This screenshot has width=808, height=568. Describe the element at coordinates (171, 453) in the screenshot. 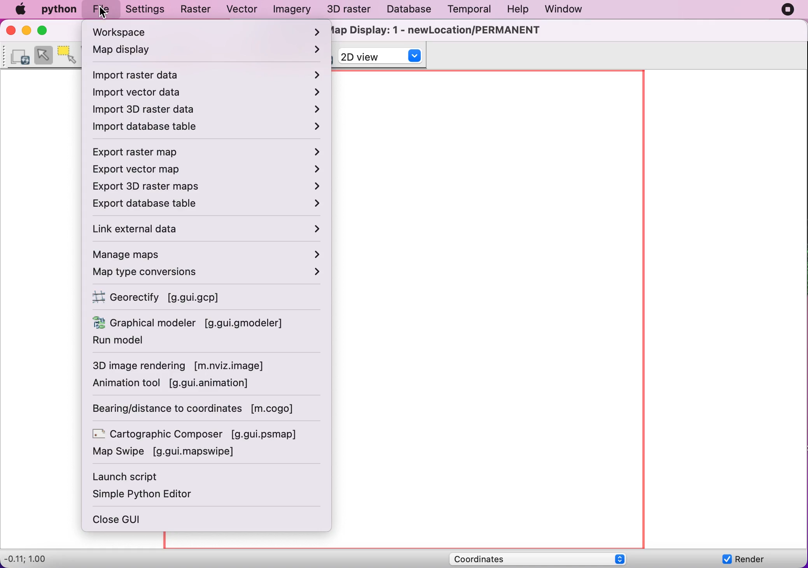

I see `map swipe` at that location.